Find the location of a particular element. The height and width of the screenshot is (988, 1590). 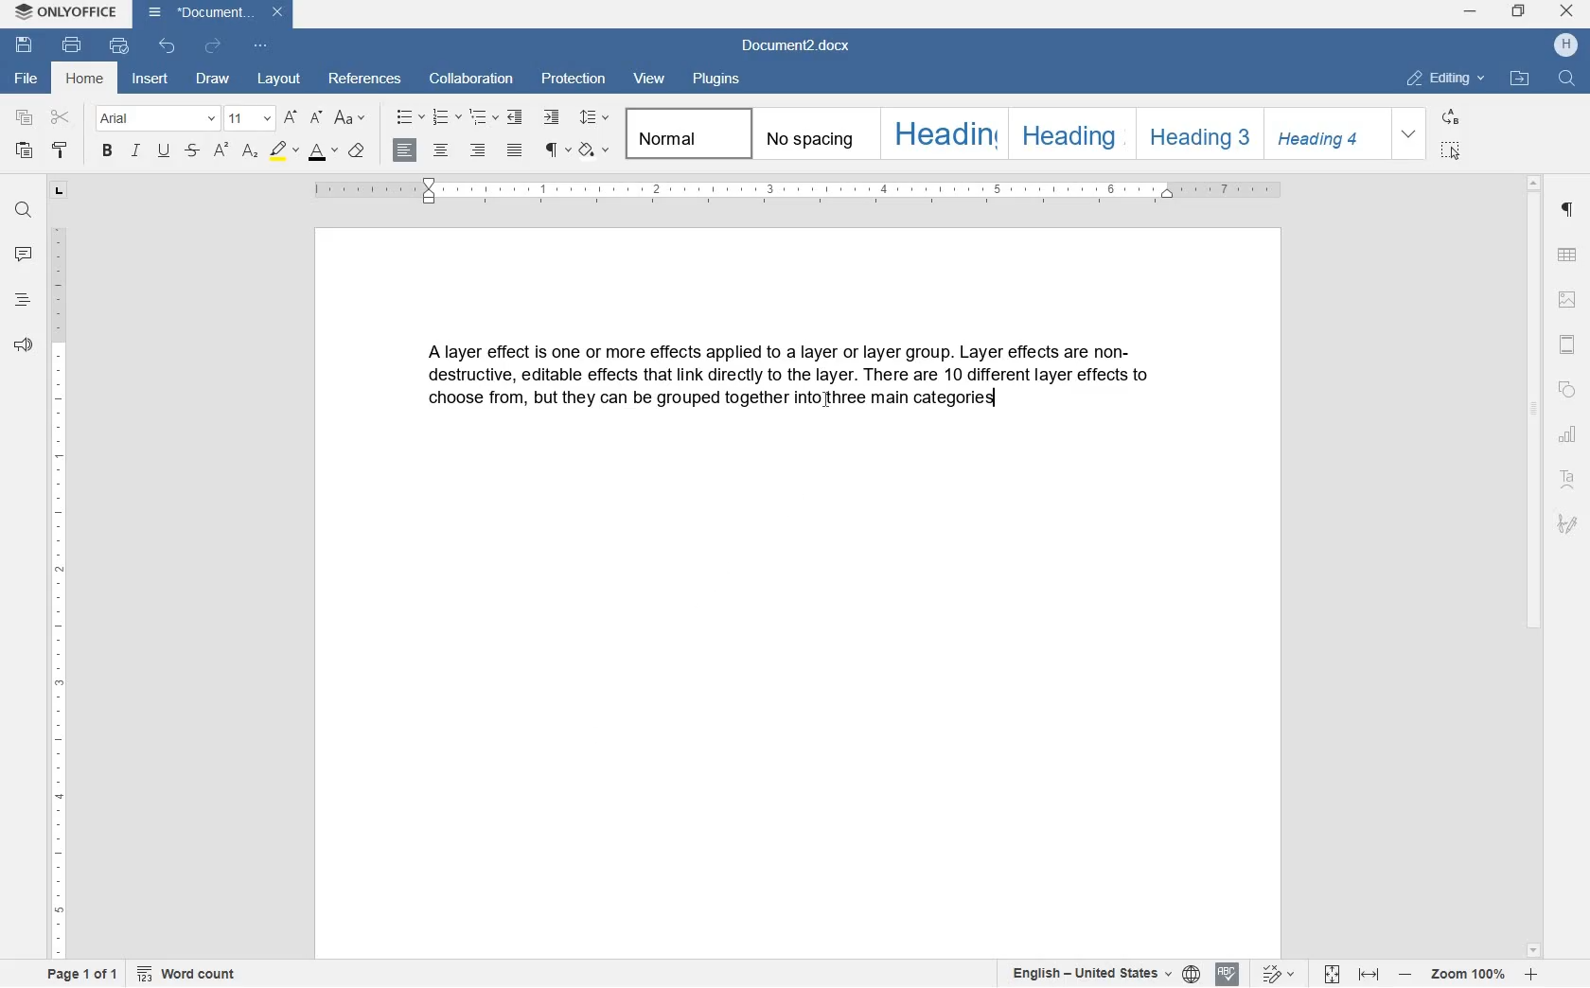

layout is located at coordinates (282, 80).